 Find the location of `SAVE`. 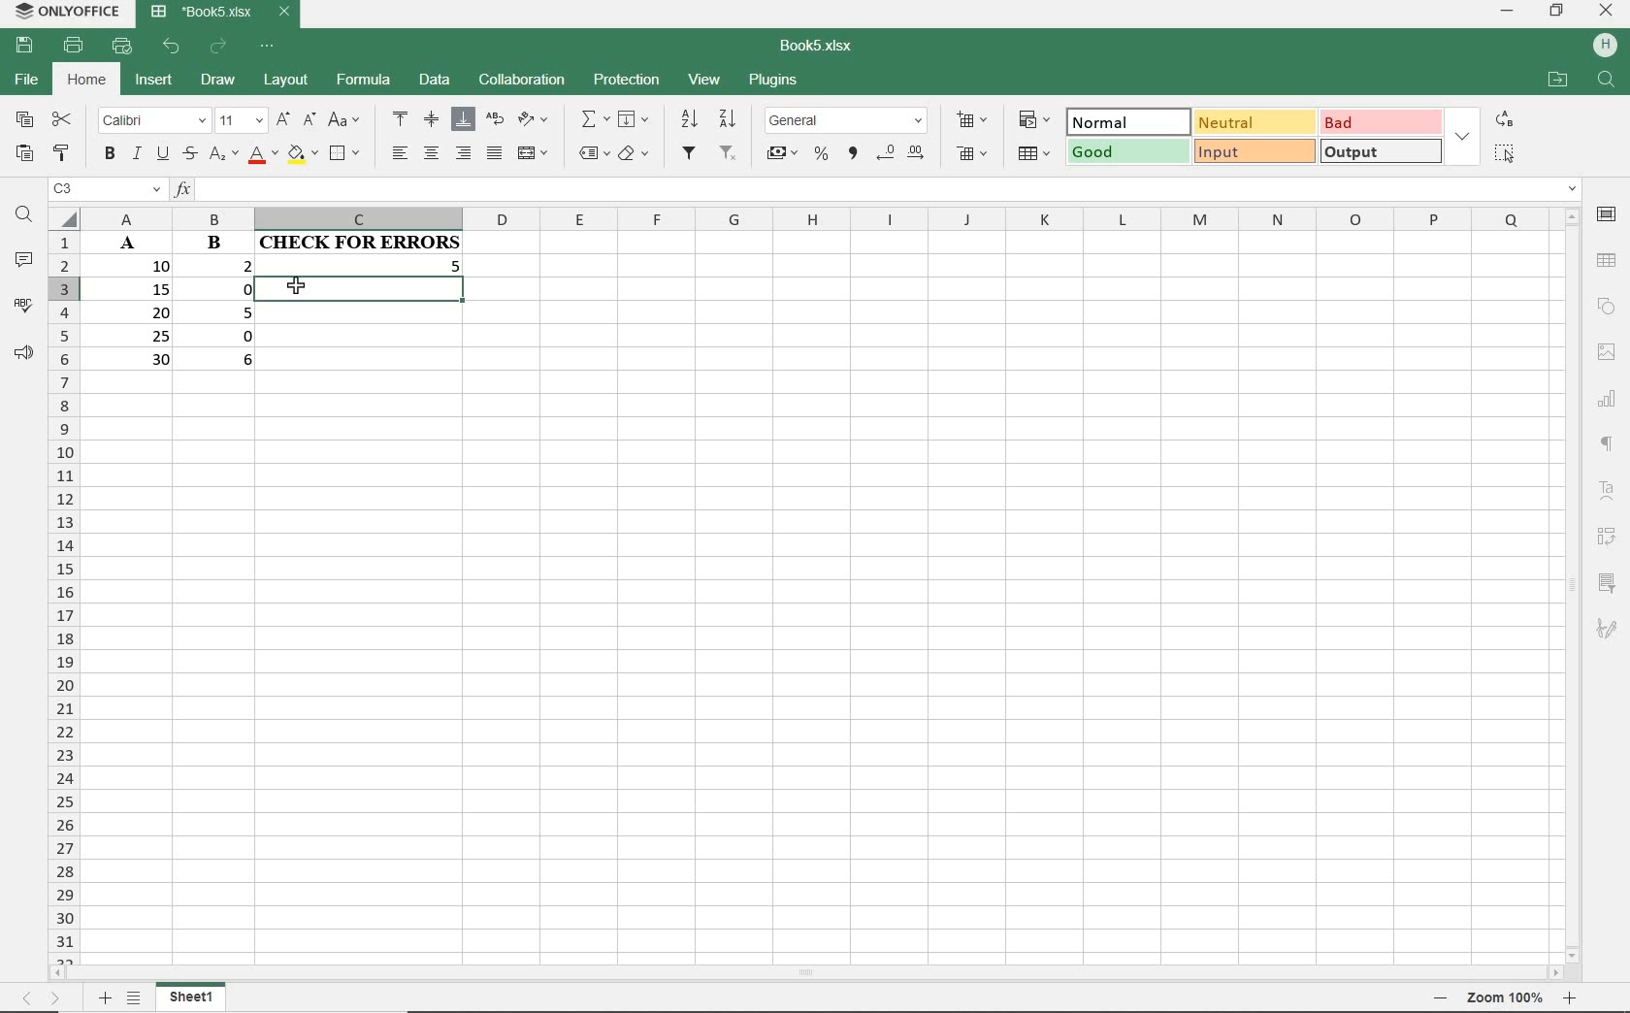

SAVE is located at coordinates (21, 48).